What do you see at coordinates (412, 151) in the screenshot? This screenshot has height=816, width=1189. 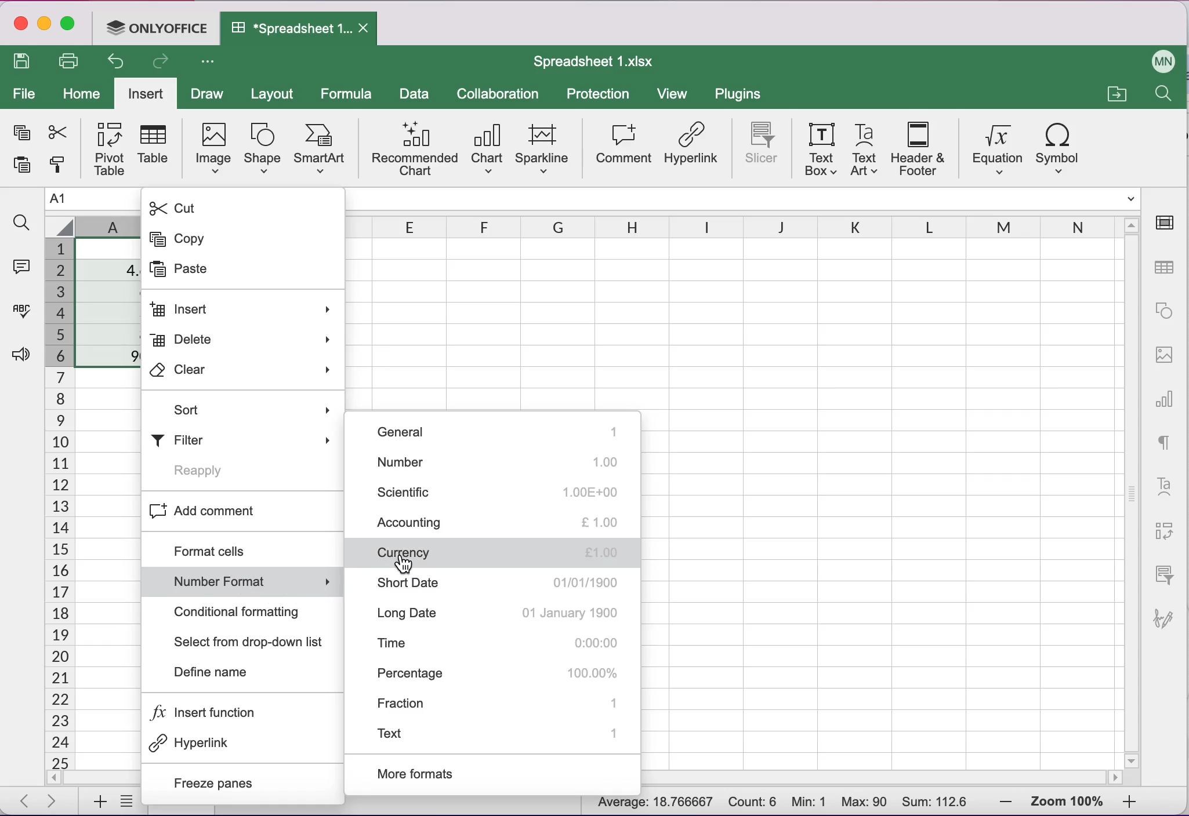 I see `recommended chart` at bounding box center [412, 151].